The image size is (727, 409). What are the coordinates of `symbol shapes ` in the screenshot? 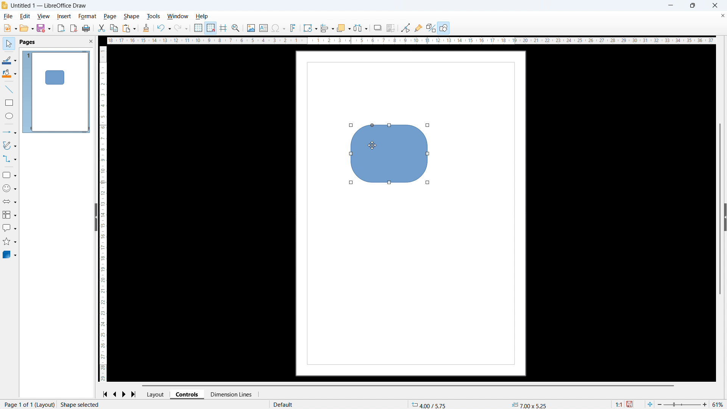 It's located at (9, 189).